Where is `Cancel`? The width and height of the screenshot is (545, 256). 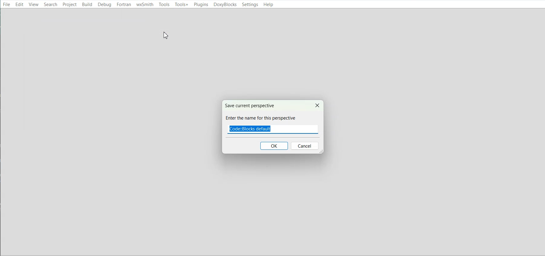 Cancel is located at coordinates (316, 105).